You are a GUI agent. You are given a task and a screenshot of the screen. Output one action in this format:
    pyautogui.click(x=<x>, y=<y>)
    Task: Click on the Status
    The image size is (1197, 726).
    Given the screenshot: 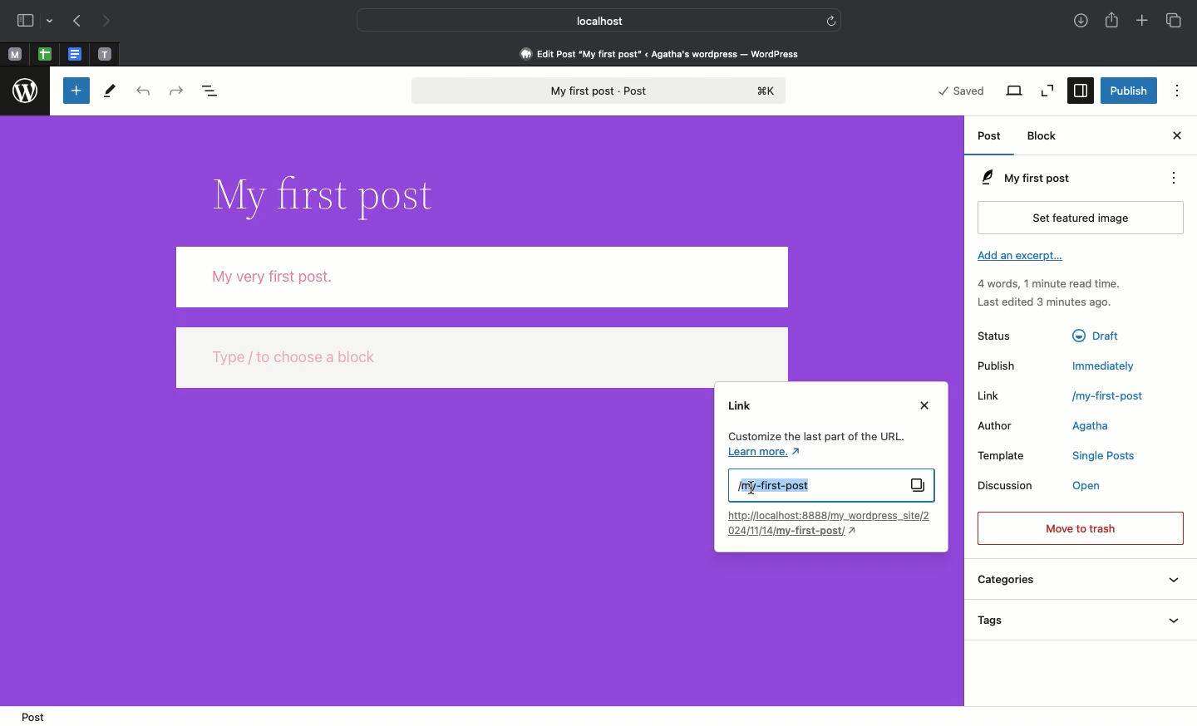 What is the action you would take?
    pyautogui.click(x=994, y=335)
    